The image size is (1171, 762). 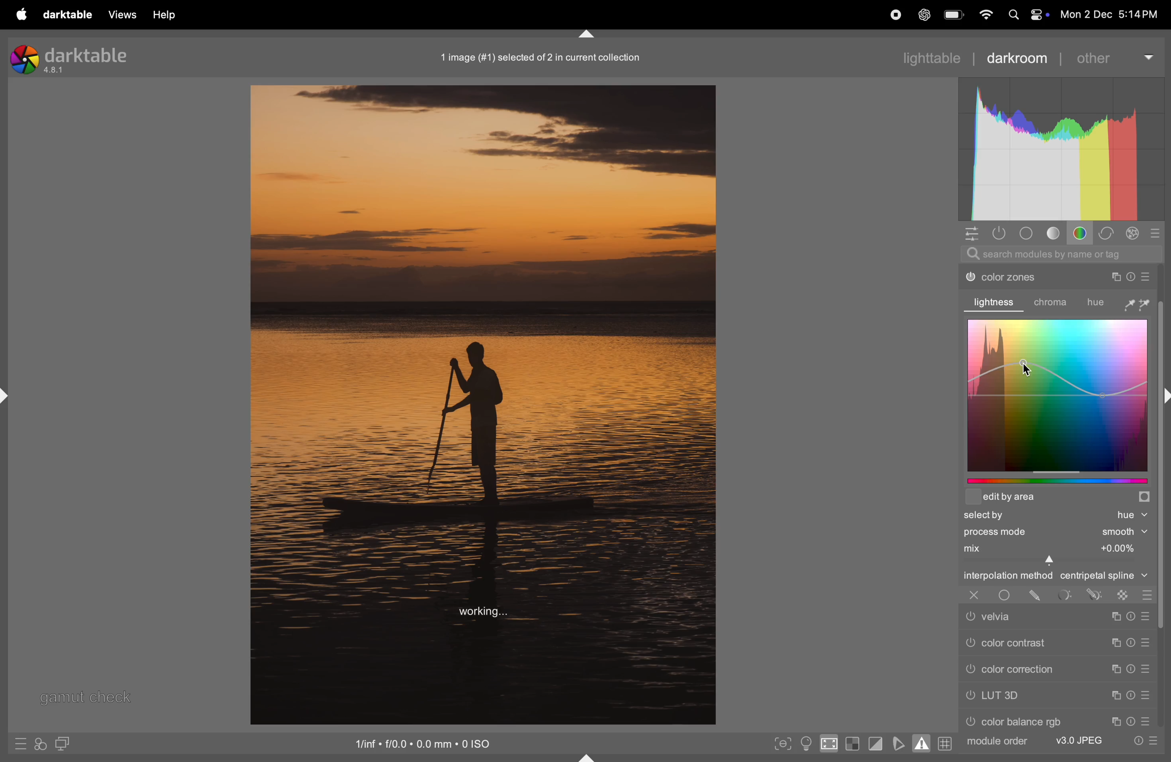 I want to click on , so click(x=1124, y=595).